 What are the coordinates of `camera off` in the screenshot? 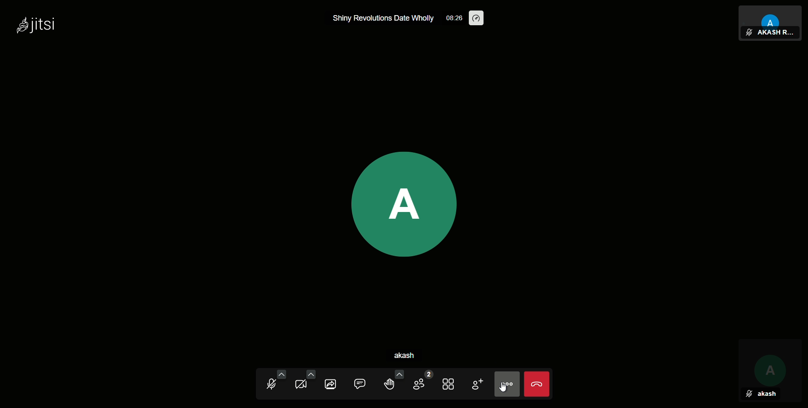 It's located at (303, 383).